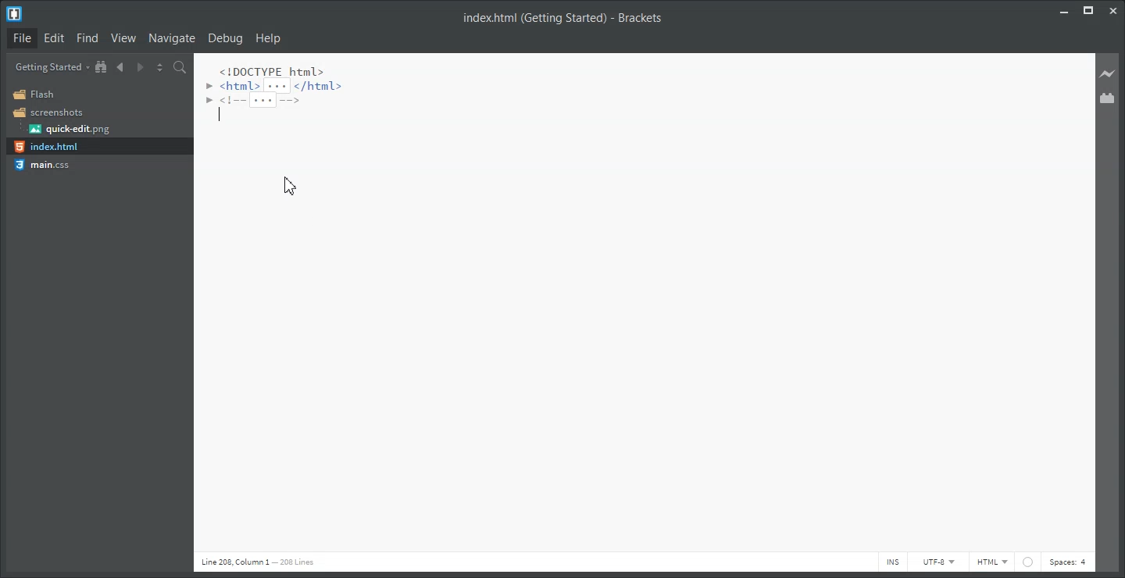 Image resolution: width=1125 pixels, height=578 pixels. I want to click on Text Cursor, so click(220, 114).